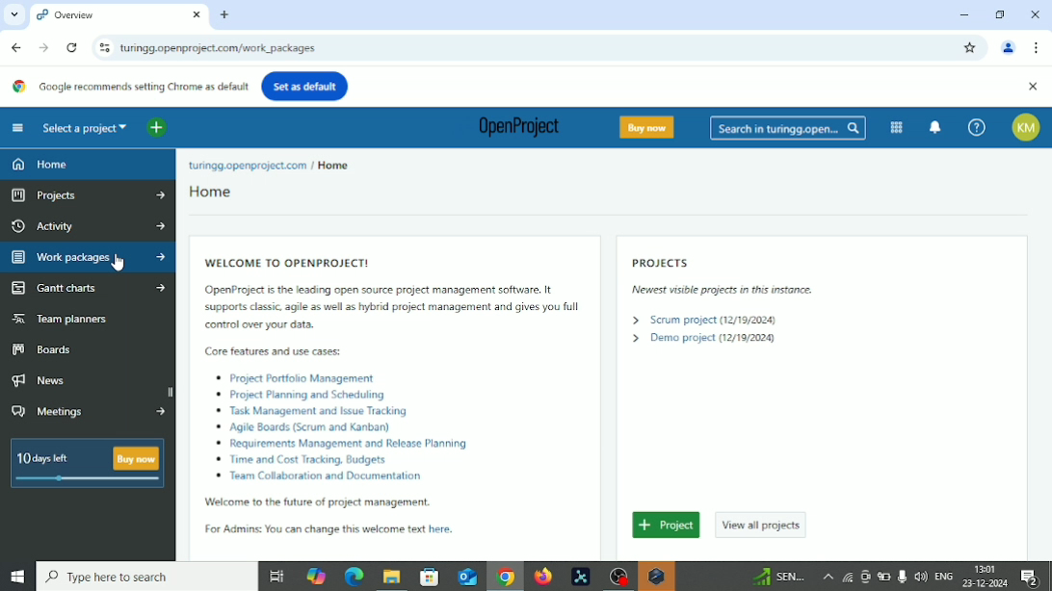  I want to click on Collapse project menu, so click(18, 128).